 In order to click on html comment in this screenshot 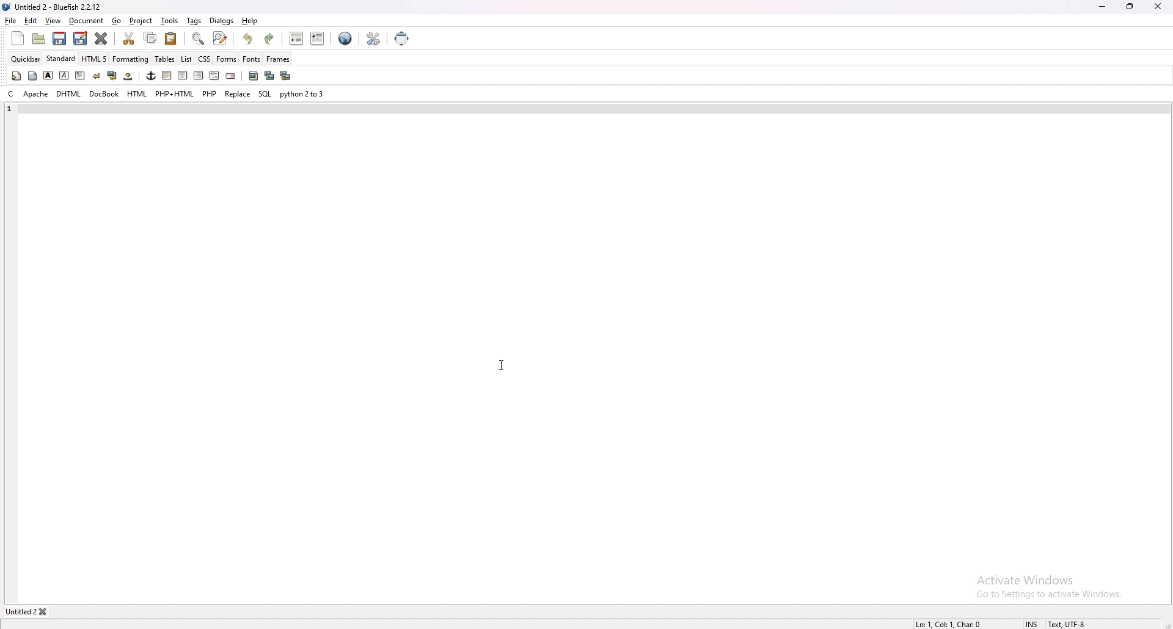, I will do `click(215, 76)`.